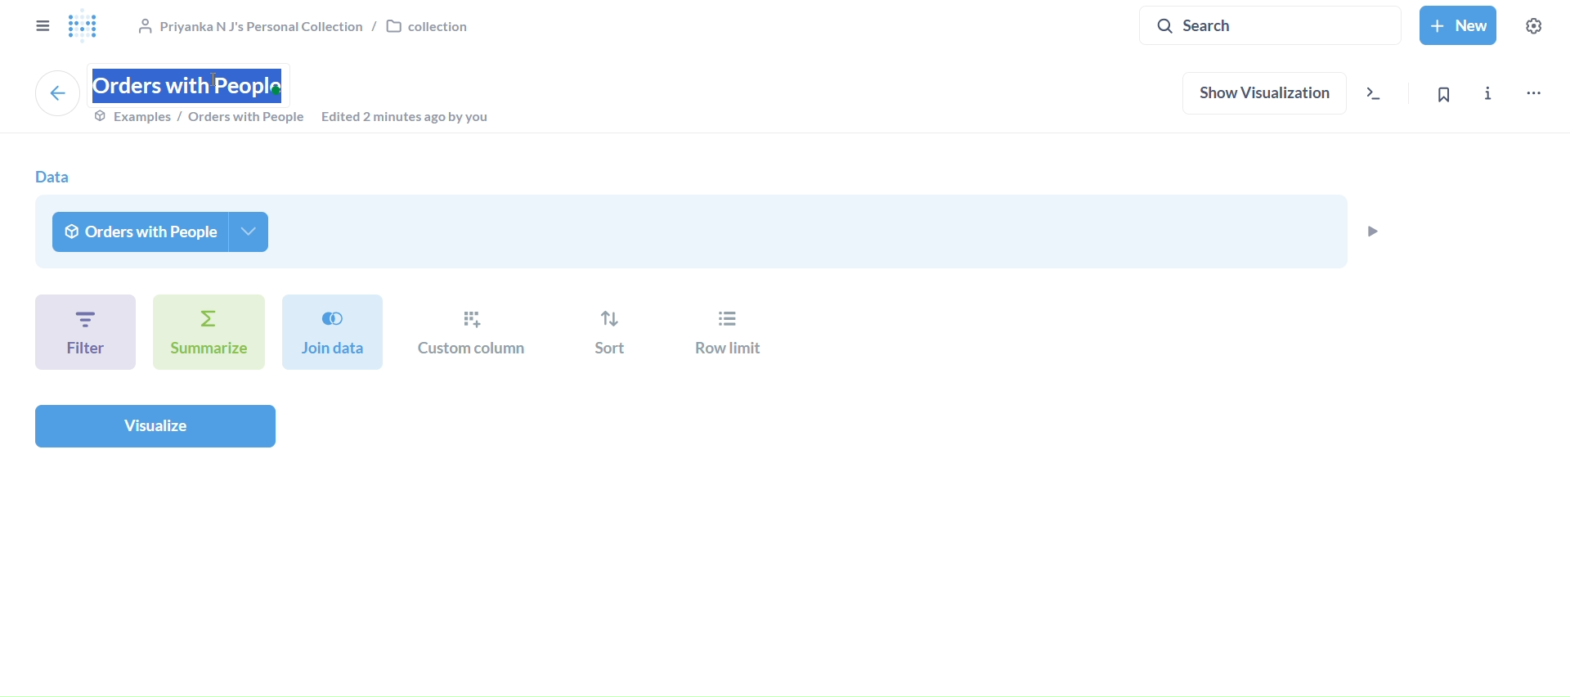 The width and height of the screenshot is (1570, 697). I want to click on row limit, so click(723, 335).